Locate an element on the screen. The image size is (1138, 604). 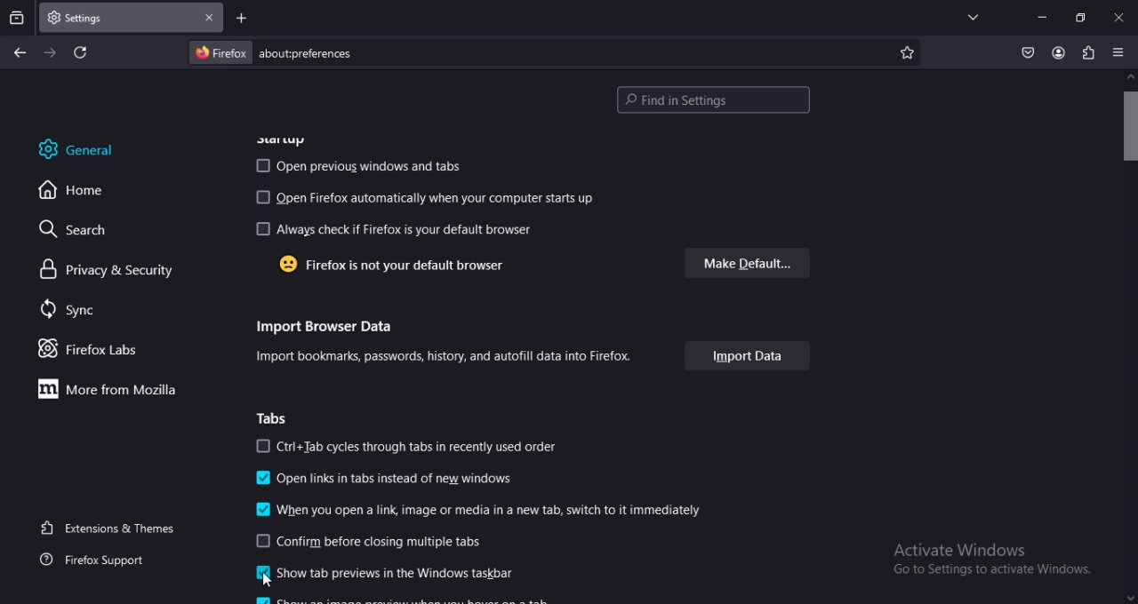
show previous in the windows taskbar is located at coordinates (389, 574).